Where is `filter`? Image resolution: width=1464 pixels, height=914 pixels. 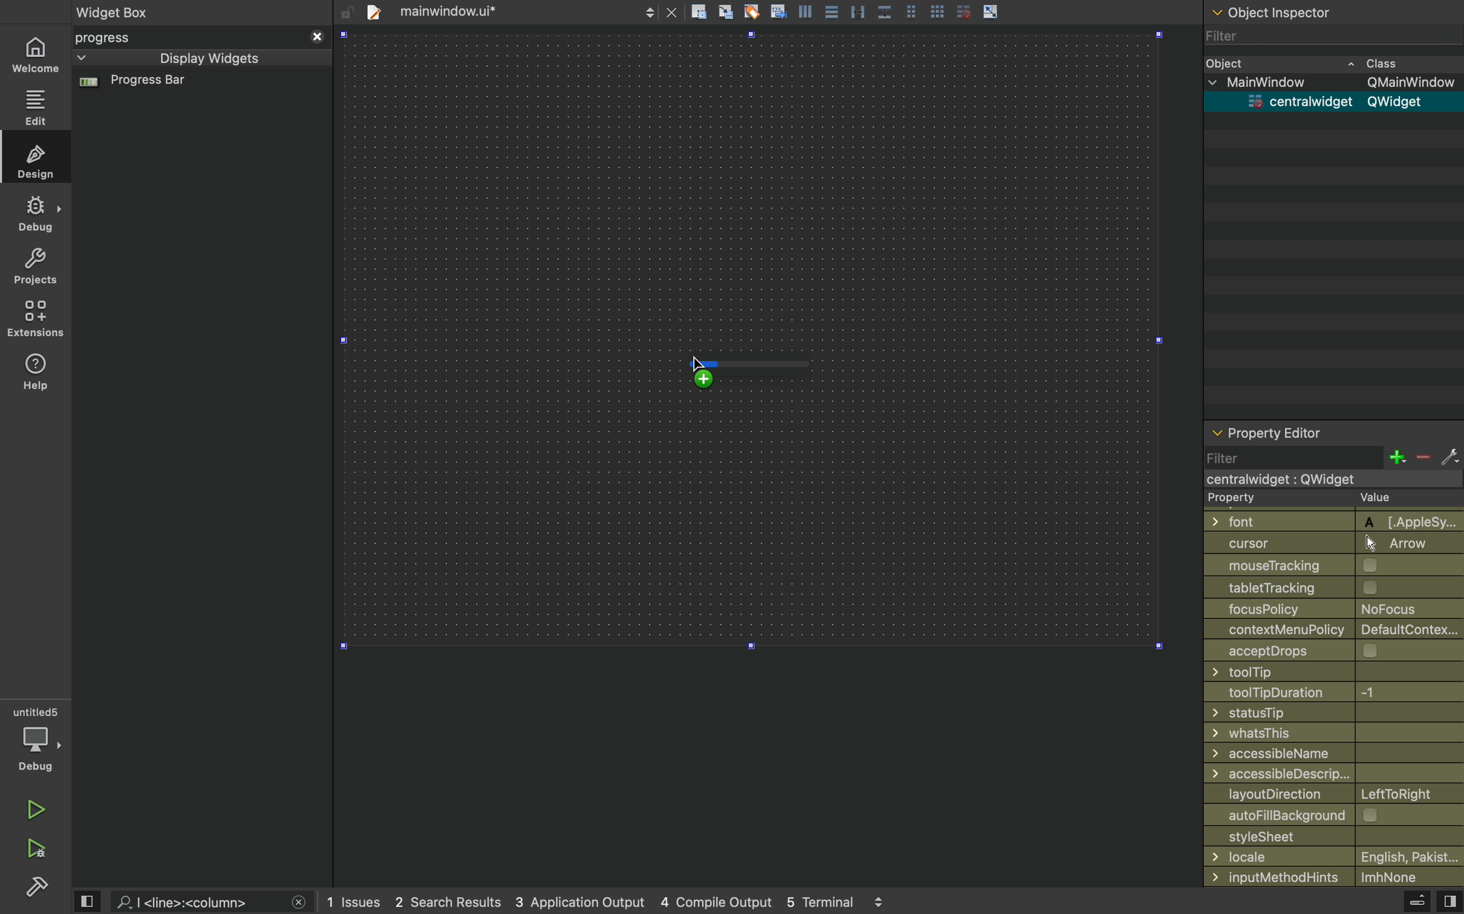
filter is located at coordinates (1226, 37).